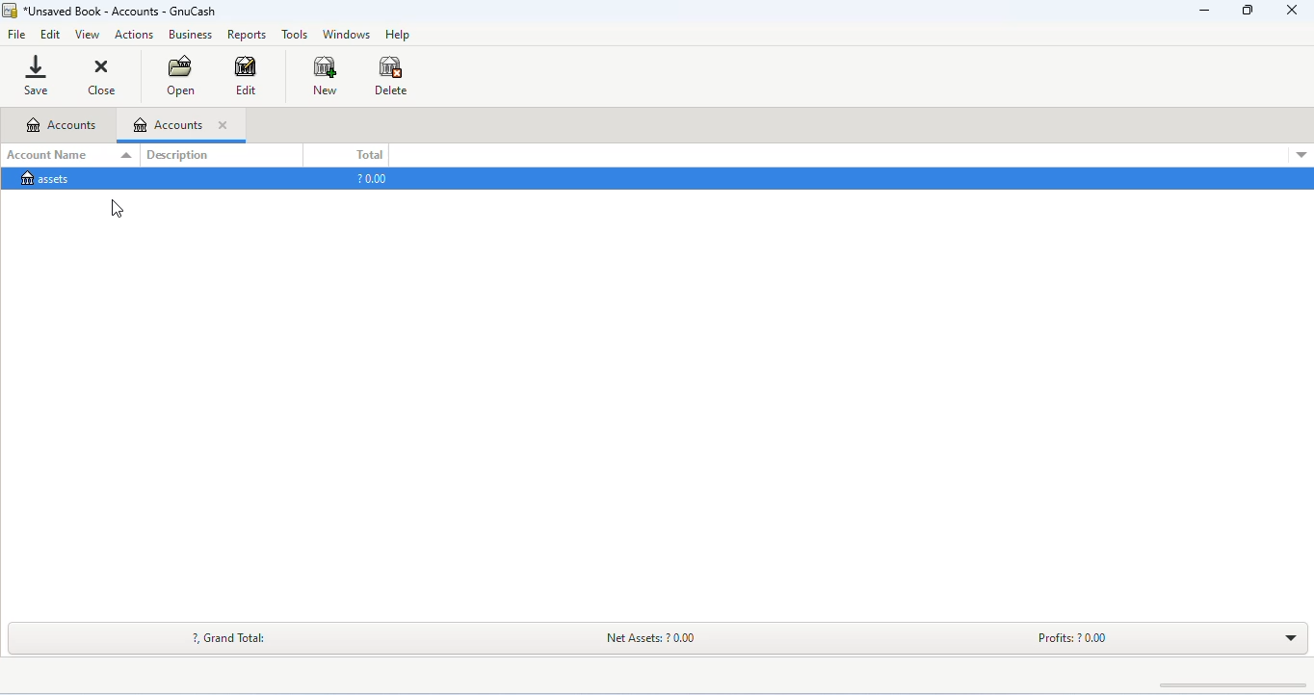 The image size is (1314, 695). Describe the element at coordinates (190, 35) in the screenshot. I see `business` at that location.